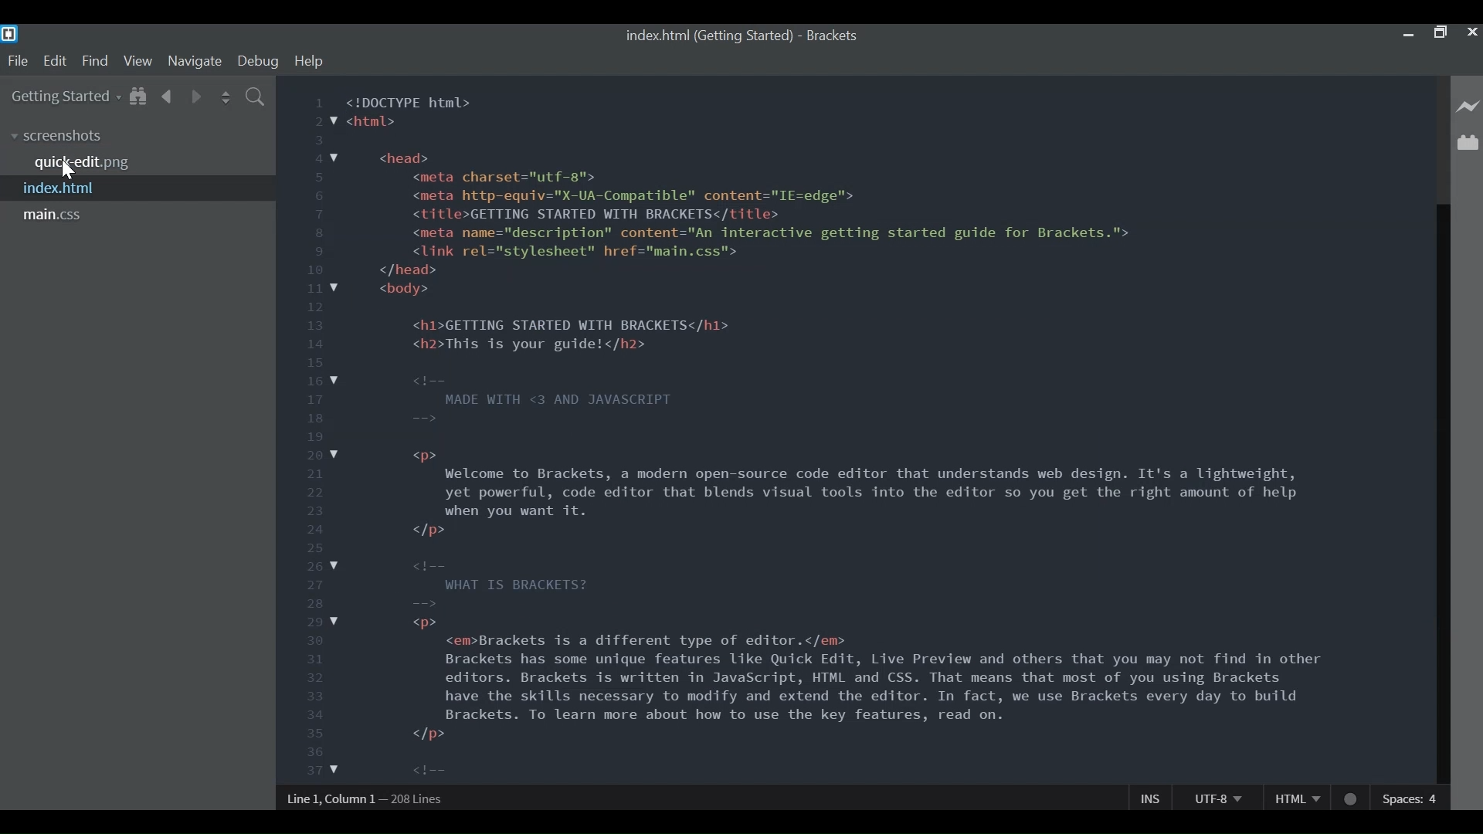  What do you see at coordinates (837, 35) in the screenshot?
I see `Brackets` at bounding box center [837, 35].